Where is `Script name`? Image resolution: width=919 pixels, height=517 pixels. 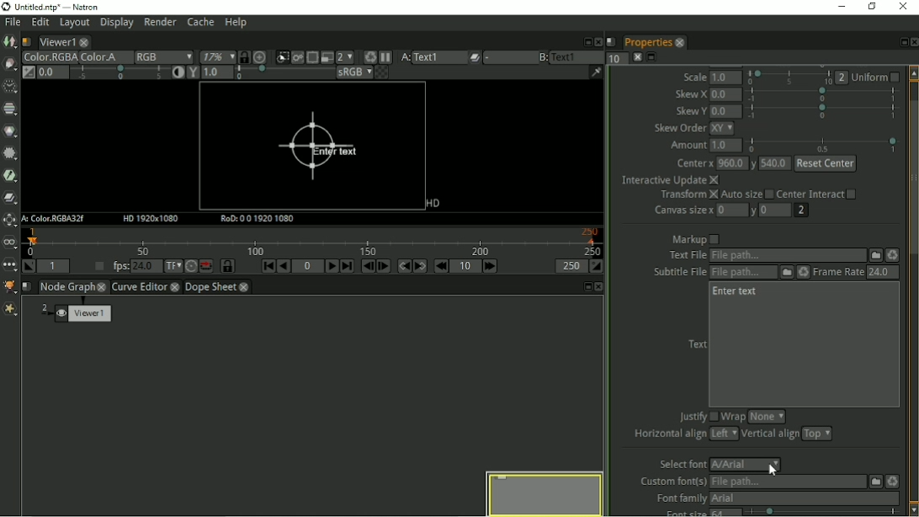 Script name is located at coordinates (27, 286).